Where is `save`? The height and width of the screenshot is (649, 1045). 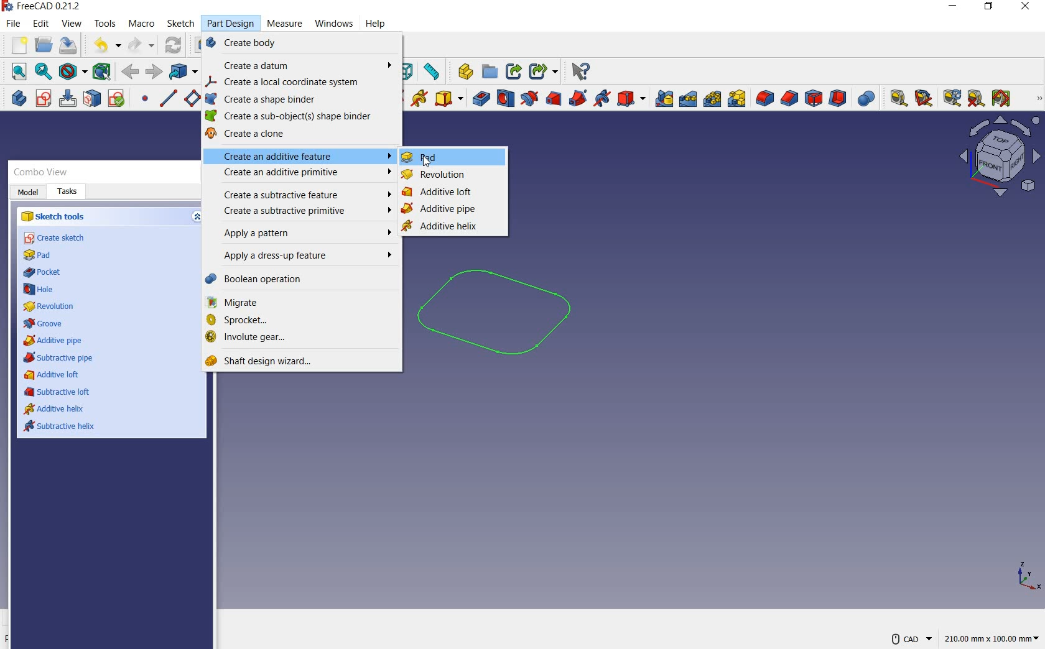
save is located at coordinates (70, 45).